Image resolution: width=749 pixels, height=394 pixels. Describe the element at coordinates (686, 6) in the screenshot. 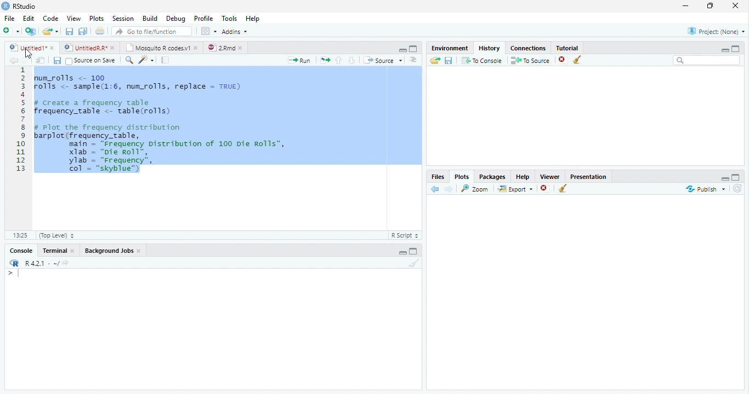

I see `Minimize` at that location.